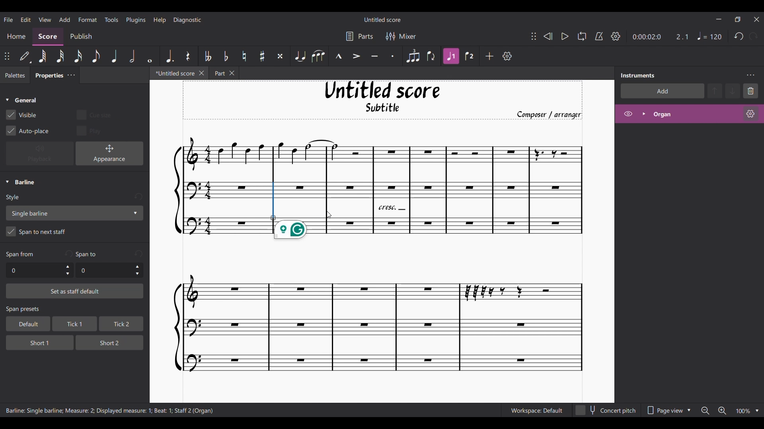 This screenshot has height=429, width=764. Describe the element at coordinates (695, 114) in the screenshot. I see `Organ` at that location.